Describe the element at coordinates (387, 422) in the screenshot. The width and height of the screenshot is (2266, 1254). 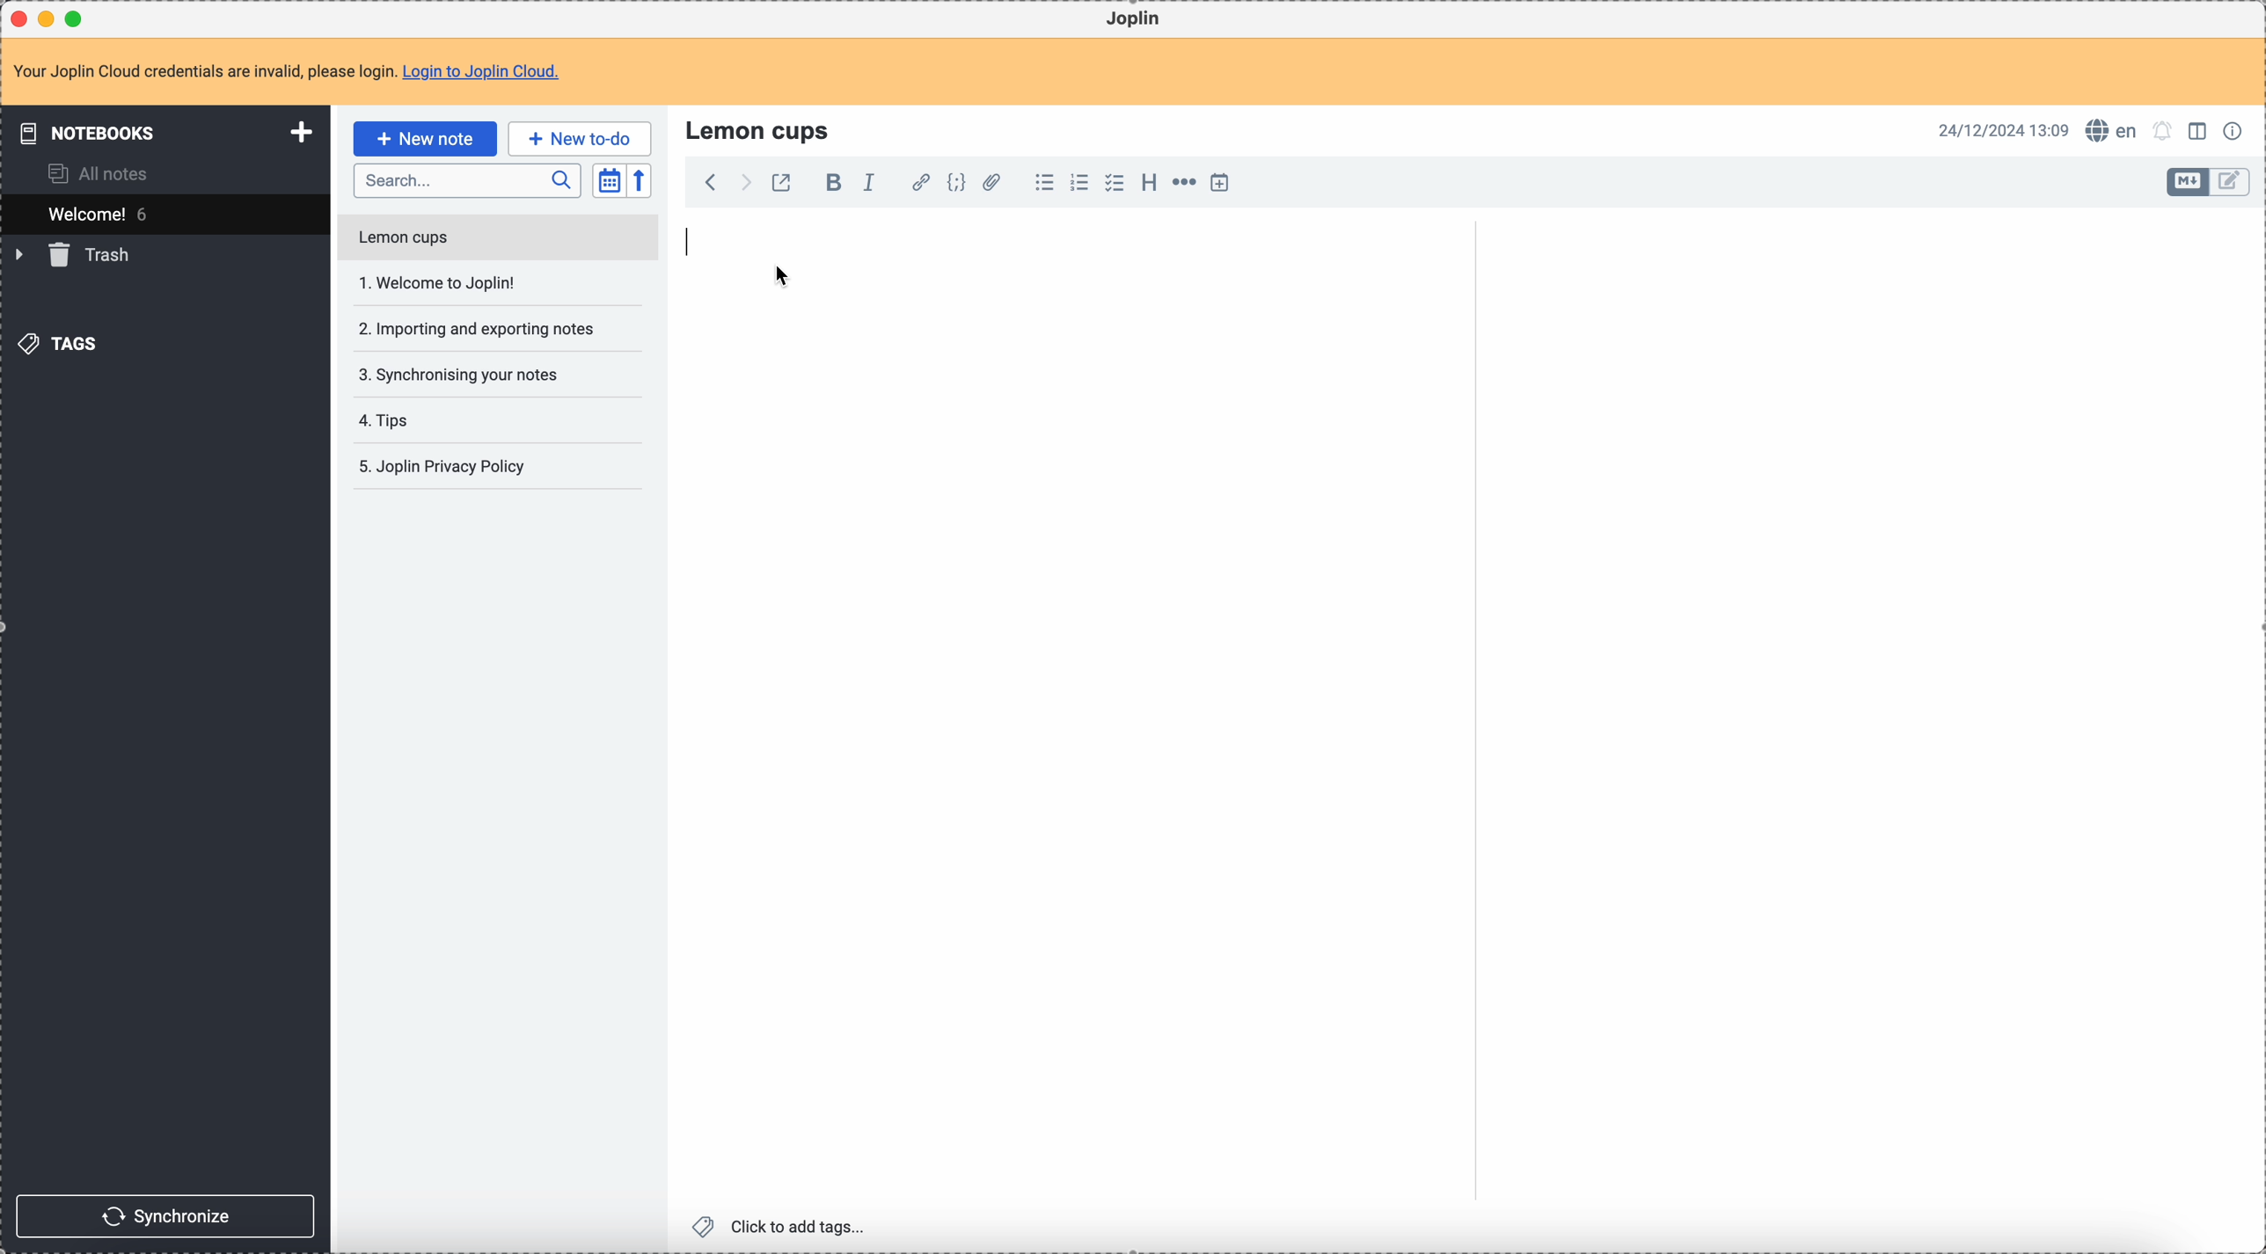
I see `tips` at that location.